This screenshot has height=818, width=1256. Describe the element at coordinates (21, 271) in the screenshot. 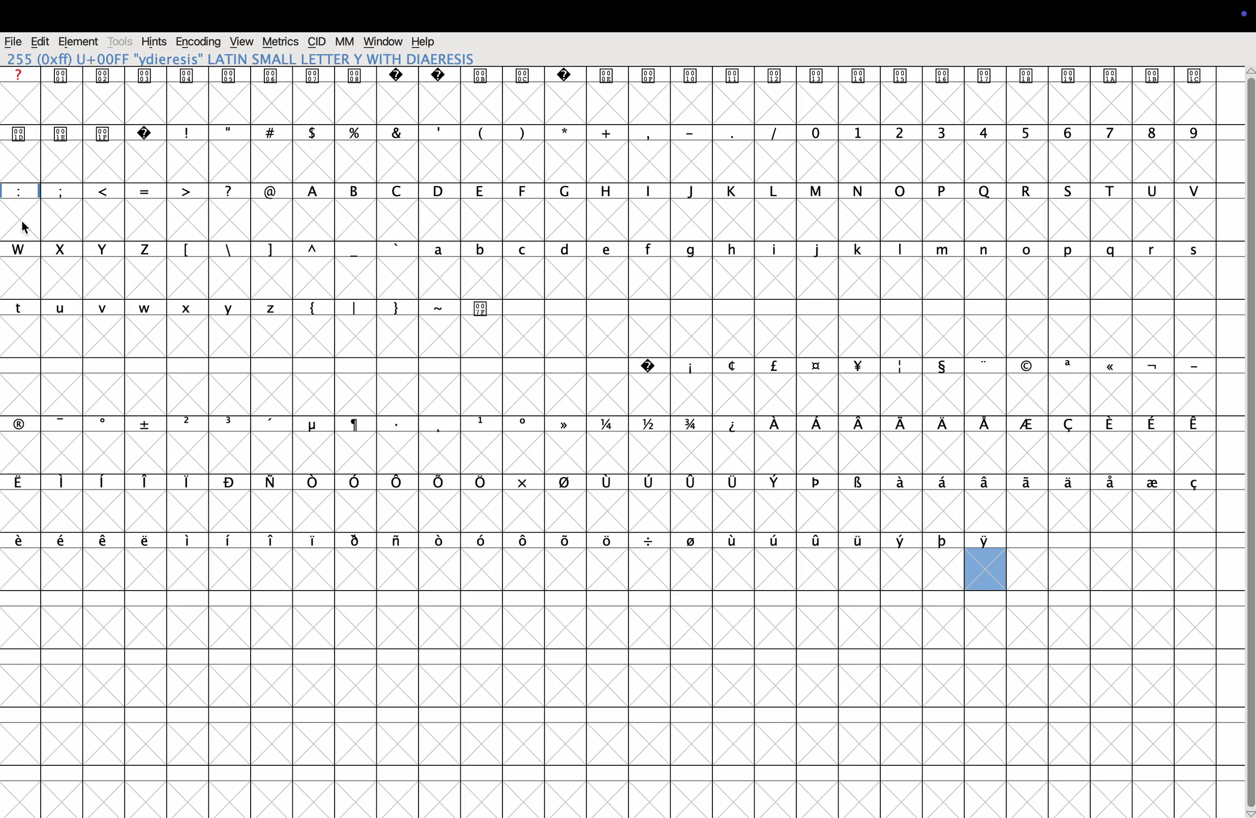

I see `w` at that location.